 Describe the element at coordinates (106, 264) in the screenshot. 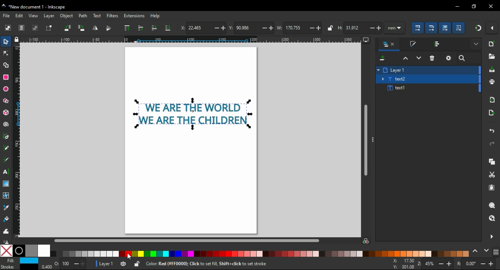

I see `layer 1` at that location.